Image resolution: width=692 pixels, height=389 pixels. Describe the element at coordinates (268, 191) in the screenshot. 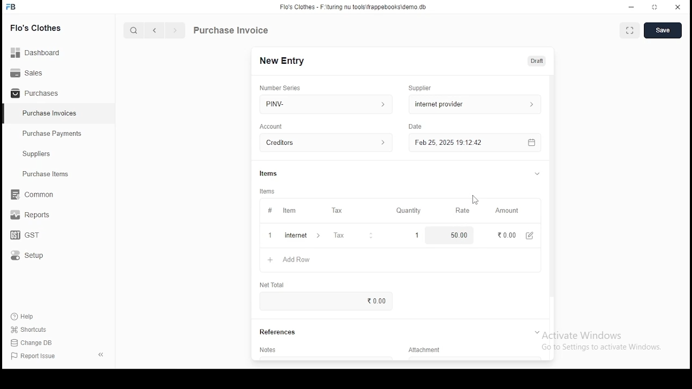

I see `Items` at that location.